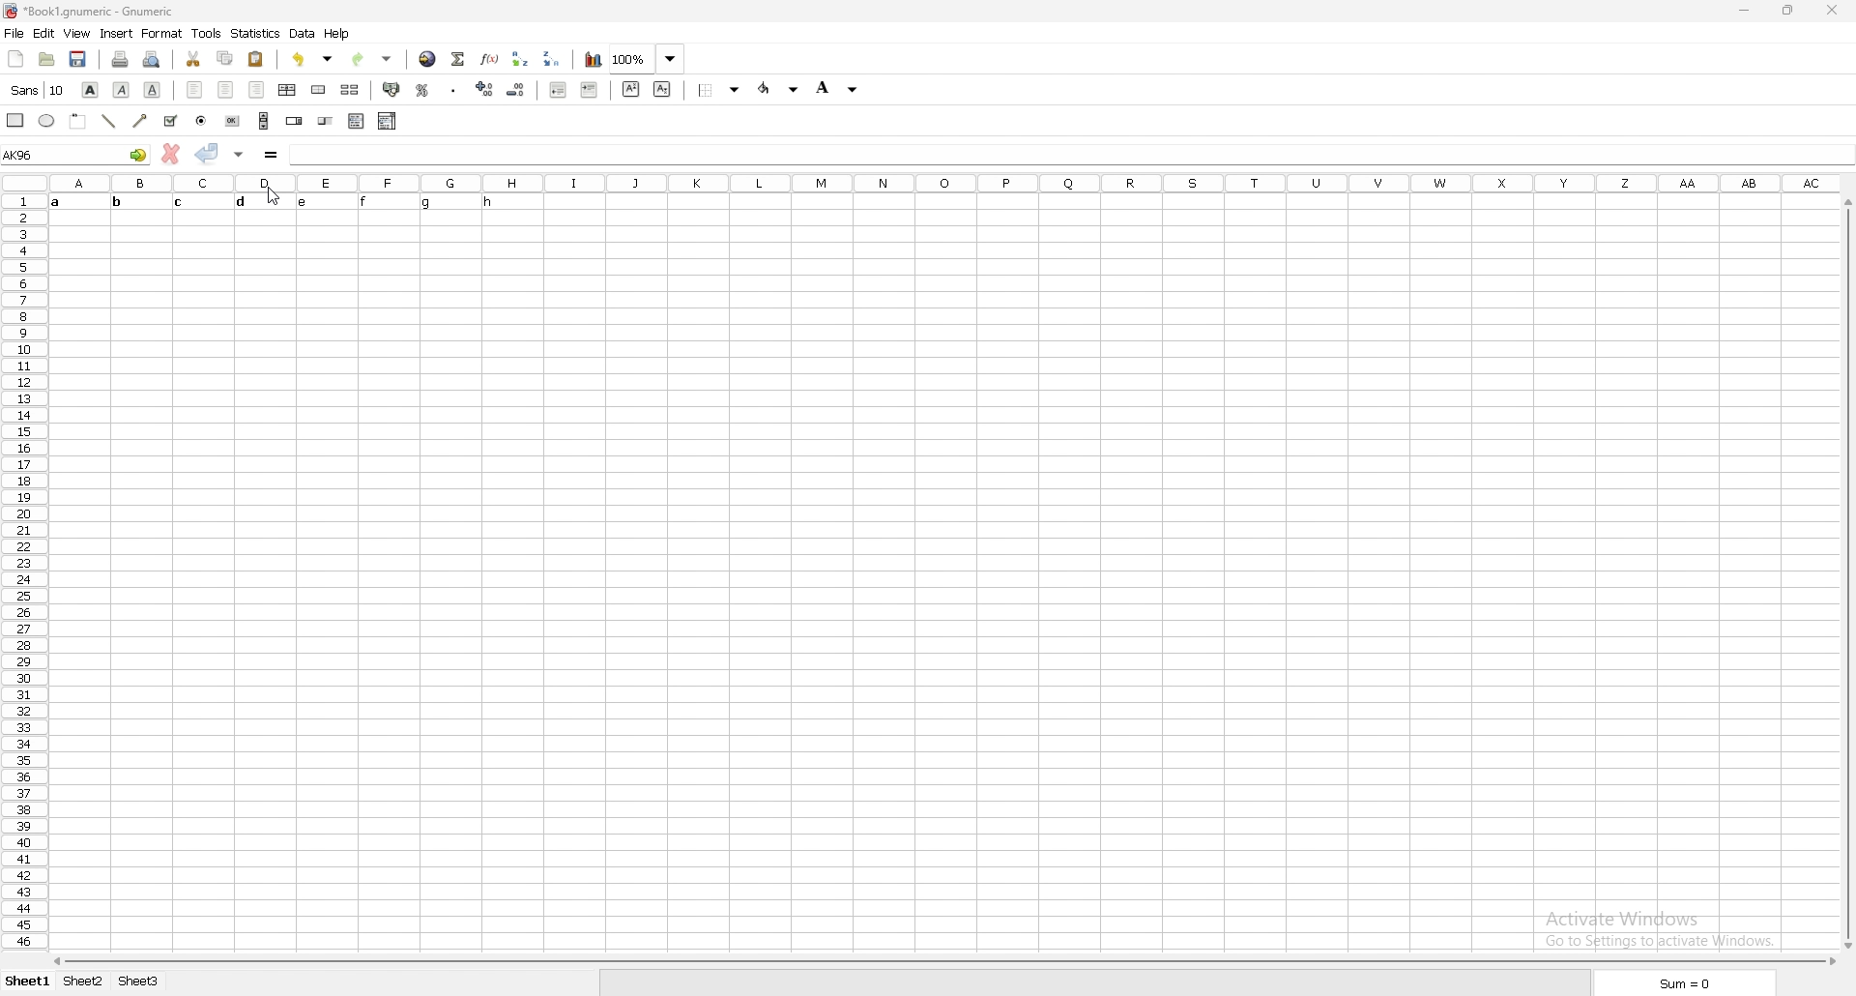  Describe the element at coordinates (723, 89) in the screenshot. I see `border` at that location.